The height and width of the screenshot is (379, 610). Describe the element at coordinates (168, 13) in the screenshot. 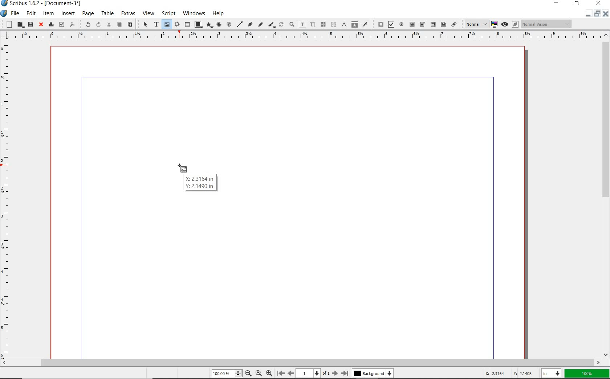

I see `SCRIPT` at that location.